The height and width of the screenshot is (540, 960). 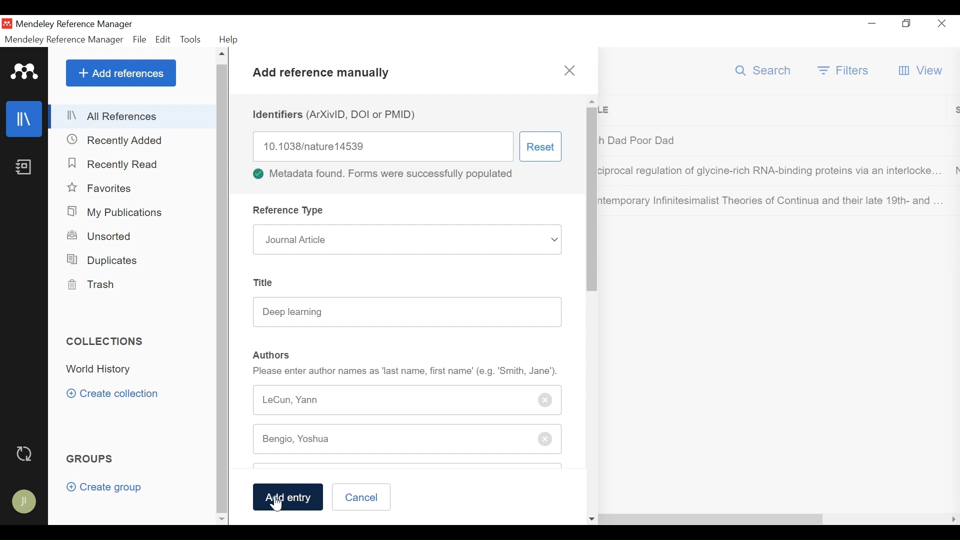 I want to click on All References, so click(x=132, y=117).